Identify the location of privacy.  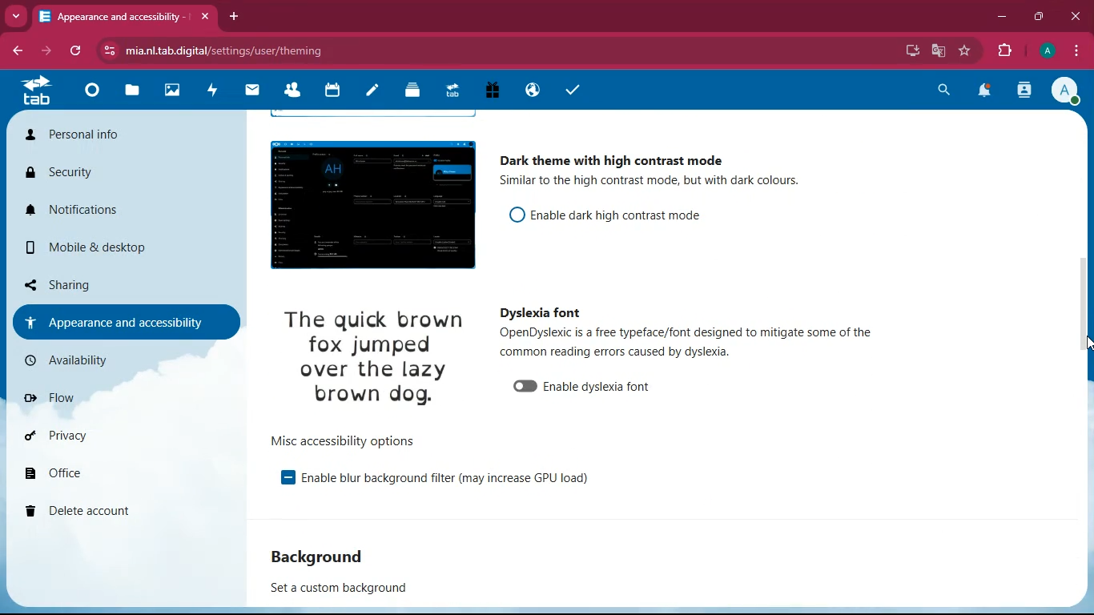
(113, 436).